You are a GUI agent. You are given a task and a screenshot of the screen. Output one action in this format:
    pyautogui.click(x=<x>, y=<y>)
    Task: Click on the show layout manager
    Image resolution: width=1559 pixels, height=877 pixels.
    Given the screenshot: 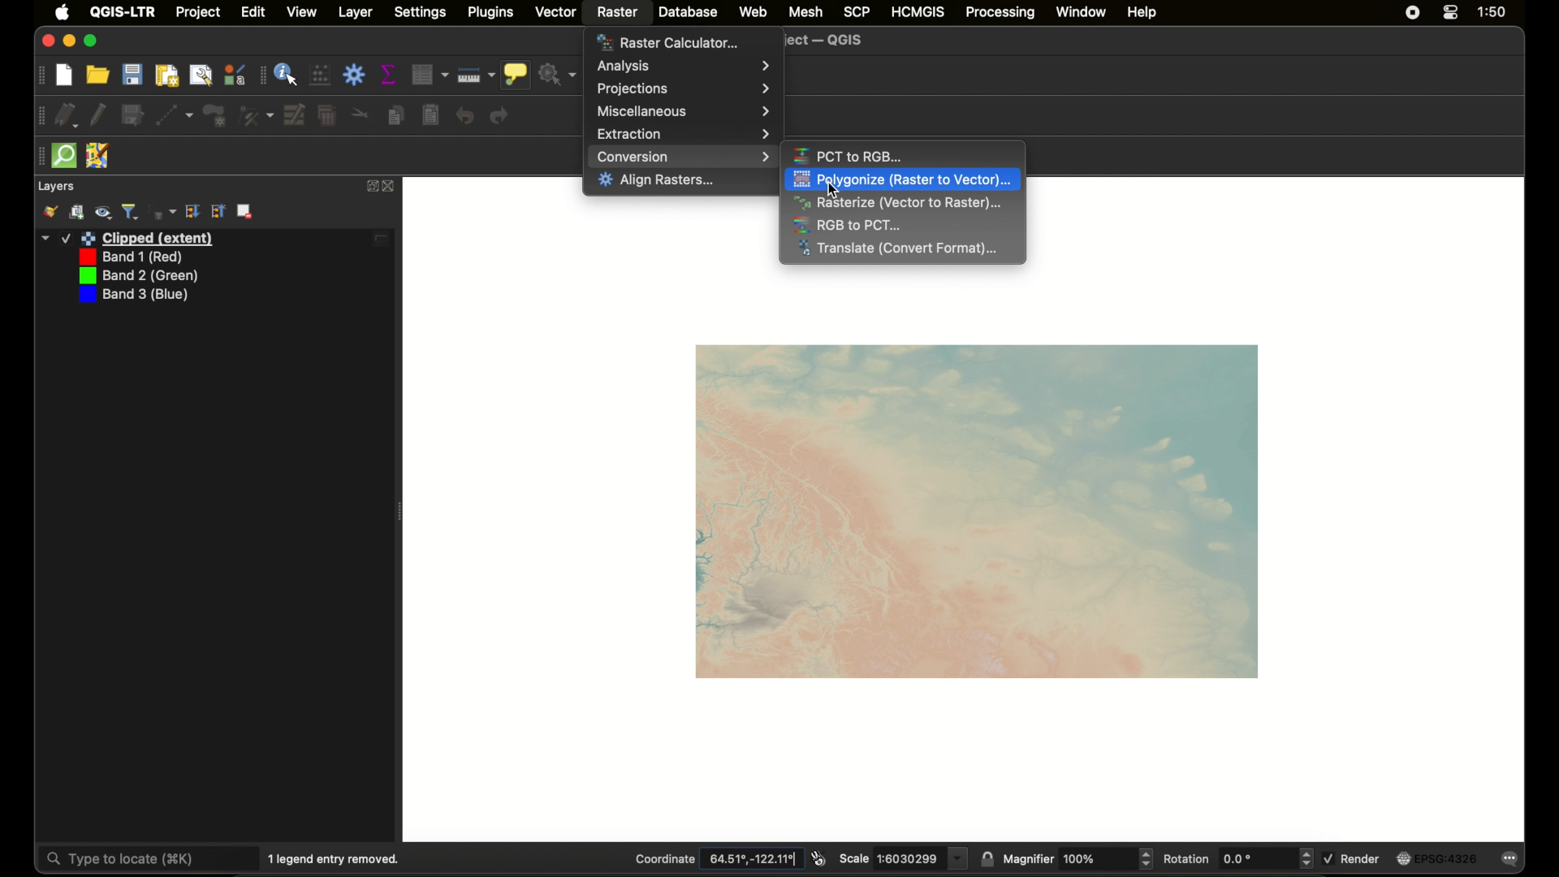 What is the action you would take?
    pyautogui.click(x=201, y=76)
    